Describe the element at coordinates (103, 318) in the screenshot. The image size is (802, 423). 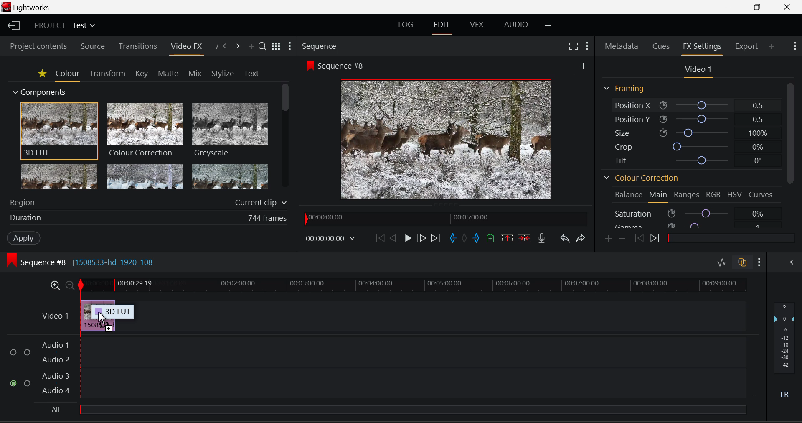
I see `MOUSE_DOWN Cursor Position` at that location.